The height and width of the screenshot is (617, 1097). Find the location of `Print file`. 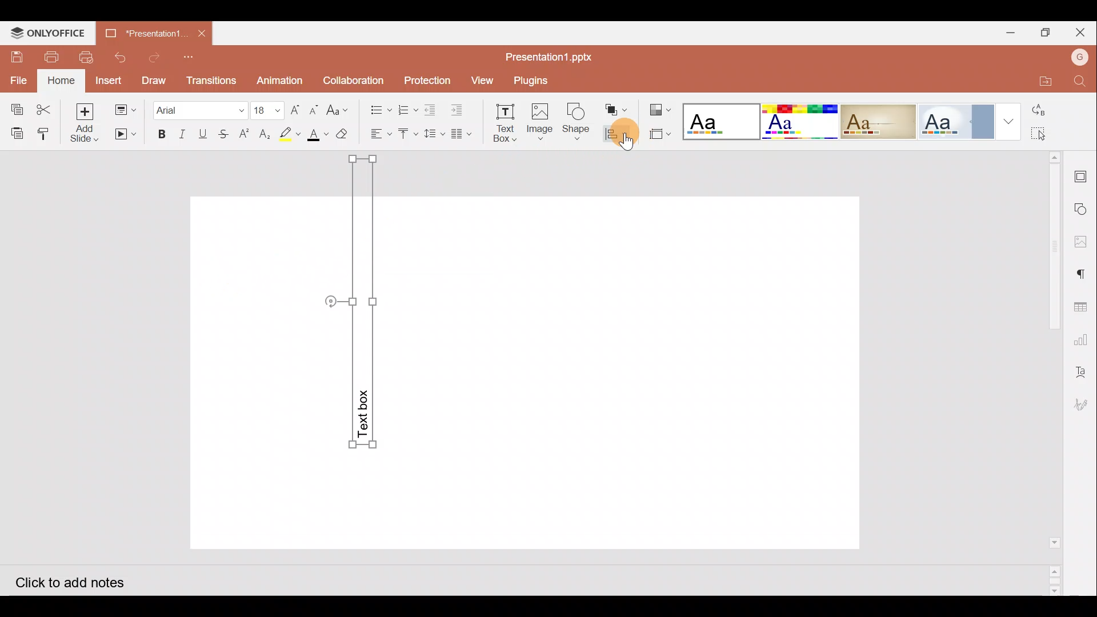

Print file is located at coordinates (48, 55).